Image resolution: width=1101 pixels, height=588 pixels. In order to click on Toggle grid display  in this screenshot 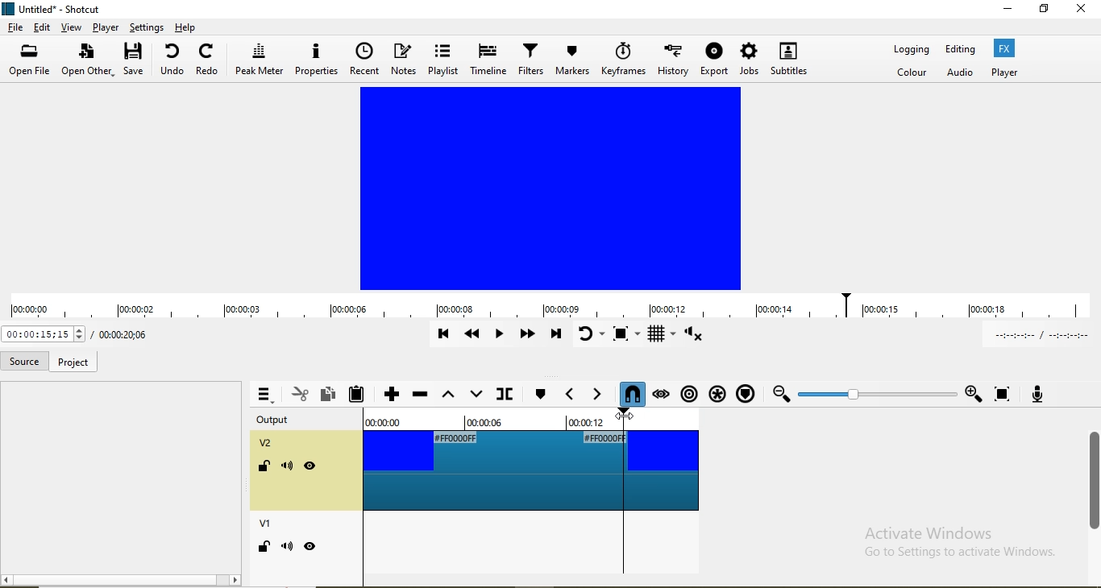, I will do `click(664, 337)`.